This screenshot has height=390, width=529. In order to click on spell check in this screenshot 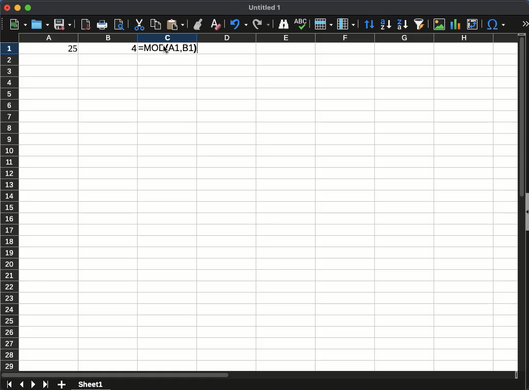, I will do `click(301, 24)`.